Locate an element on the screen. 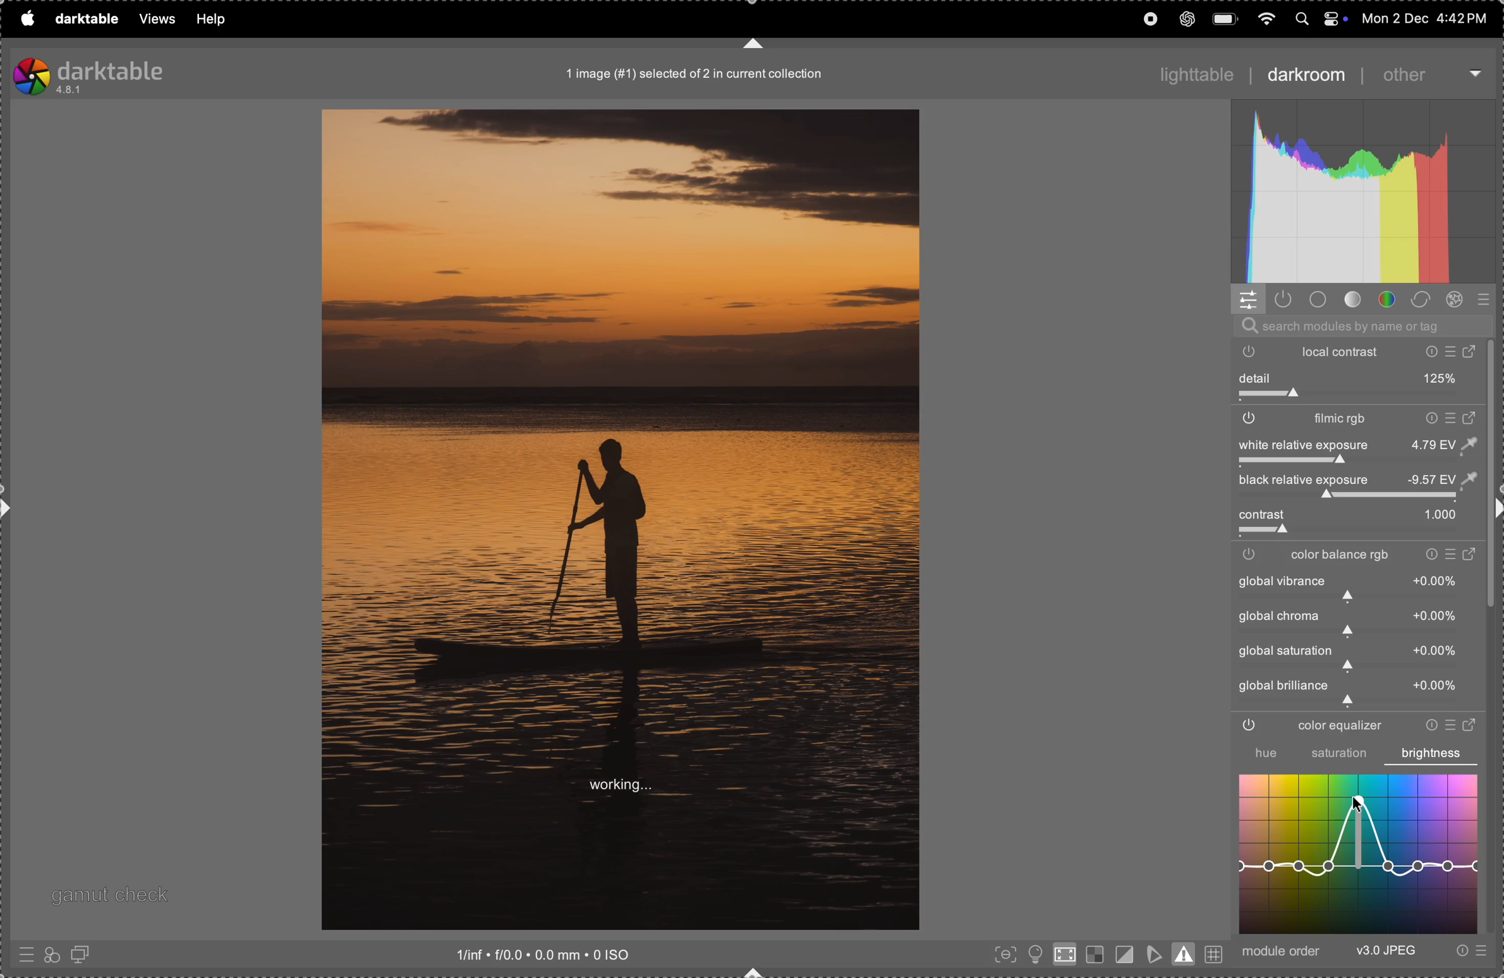 This screenshot has width=1504, height=978. white relative exposure is located at coordinates (1355, 444).